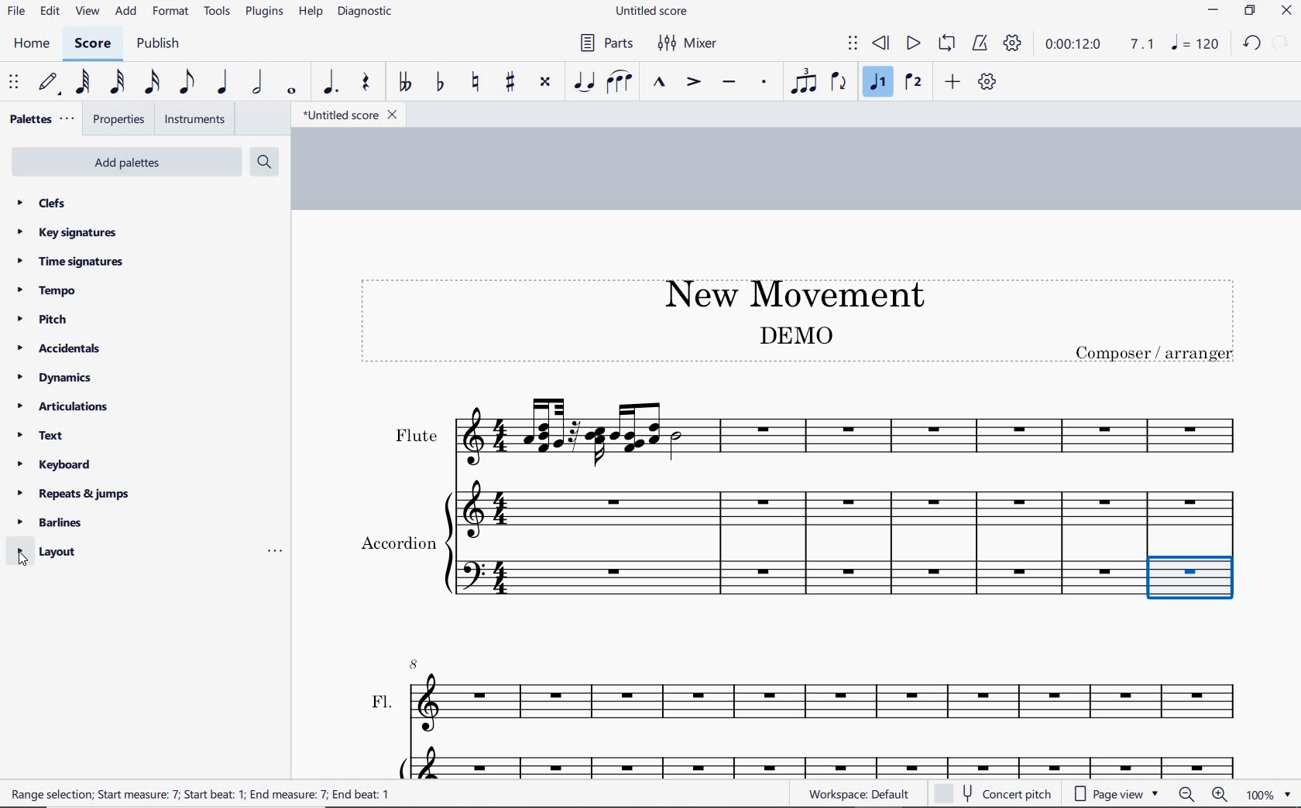 This screenshot has height=808, width=1301. I want to click on Instrument: Accordion, so click(850, 543).